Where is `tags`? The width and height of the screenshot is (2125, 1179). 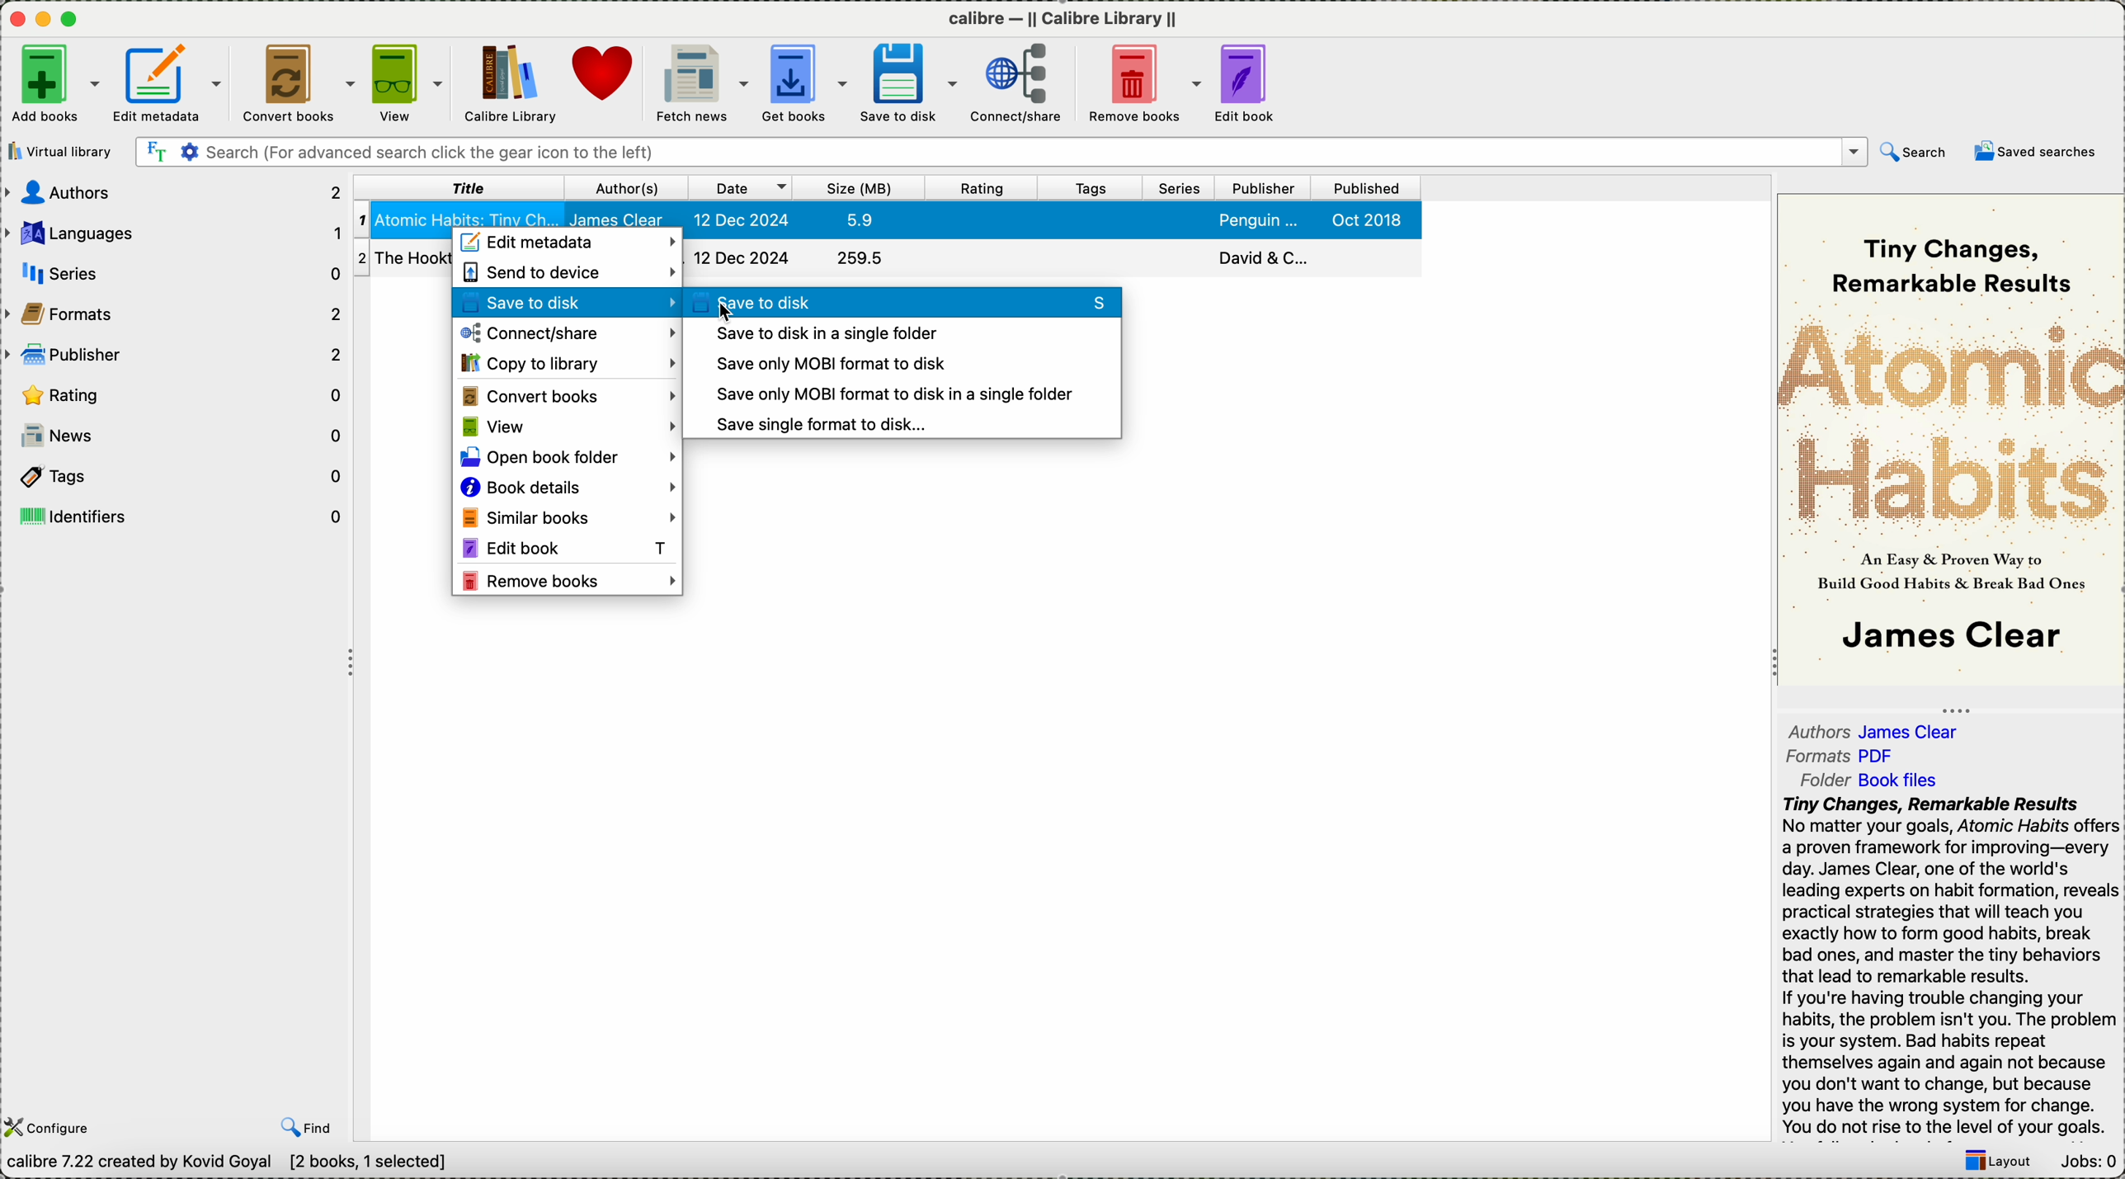 tags is located at coordinates (1090, 187).